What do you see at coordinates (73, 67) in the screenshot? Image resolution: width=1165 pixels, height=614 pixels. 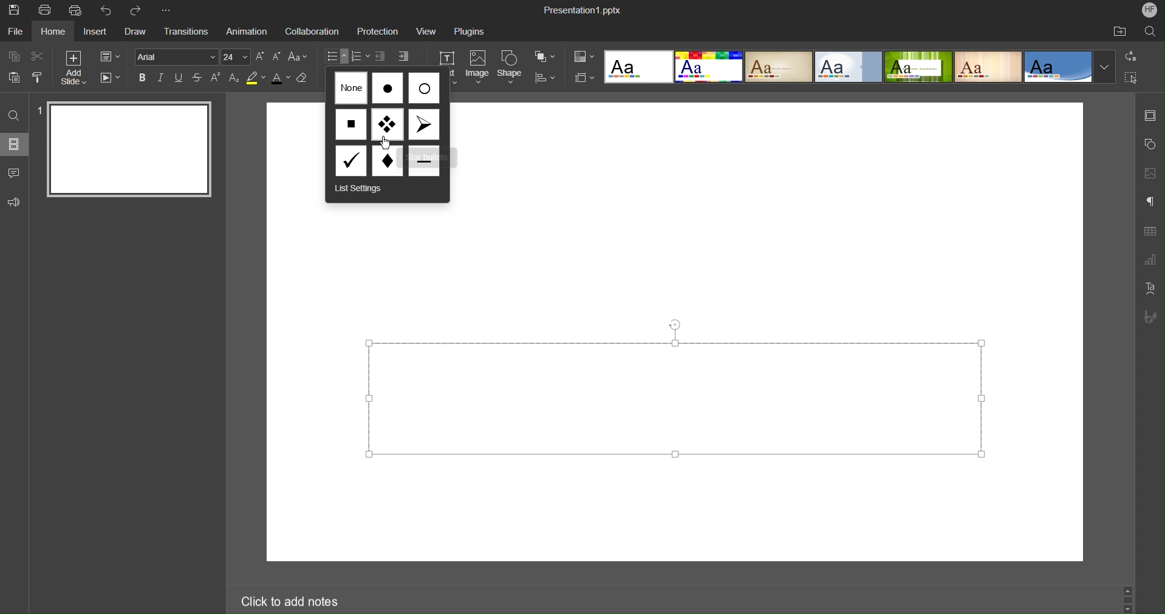 I see `Add Slide` at bounding box center [73, 67].